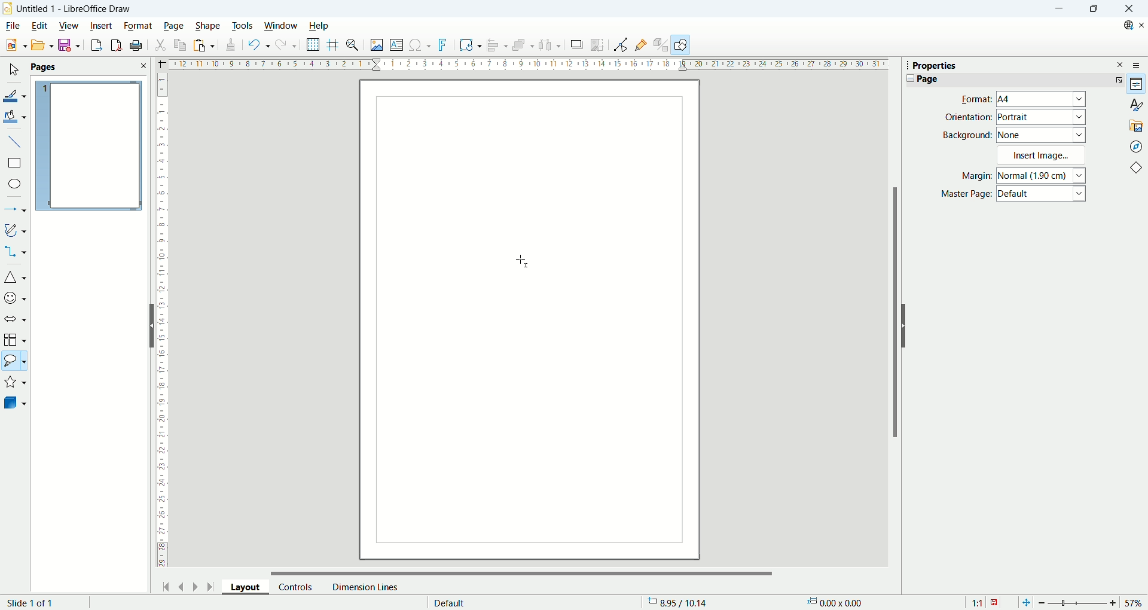  Describe the element at coordinates (161, 44) in the screenshot. I see `cut` at that location.